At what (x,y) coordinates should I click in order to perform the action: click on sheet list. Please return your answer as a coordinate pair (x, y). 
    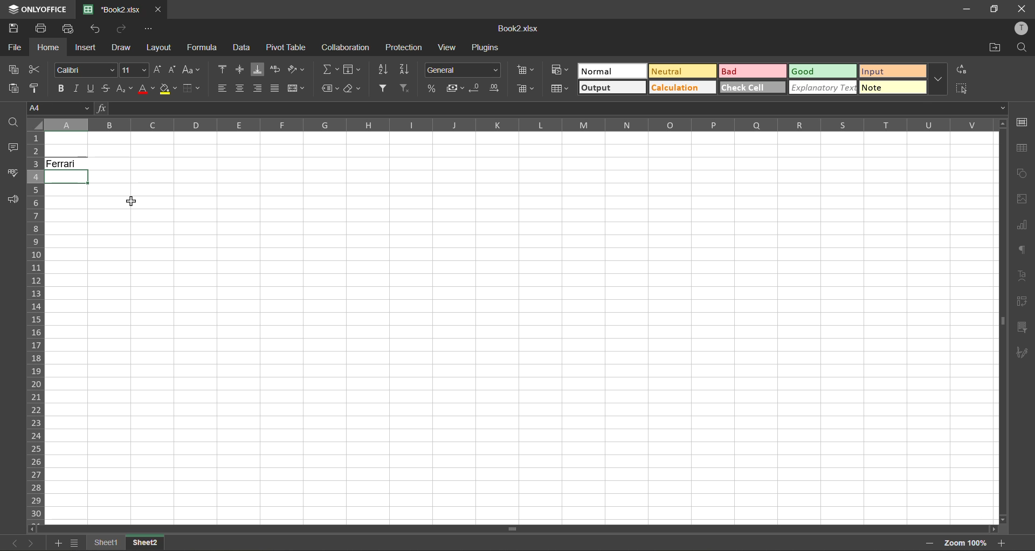
    Looking at the image, I should click on (74, 542).